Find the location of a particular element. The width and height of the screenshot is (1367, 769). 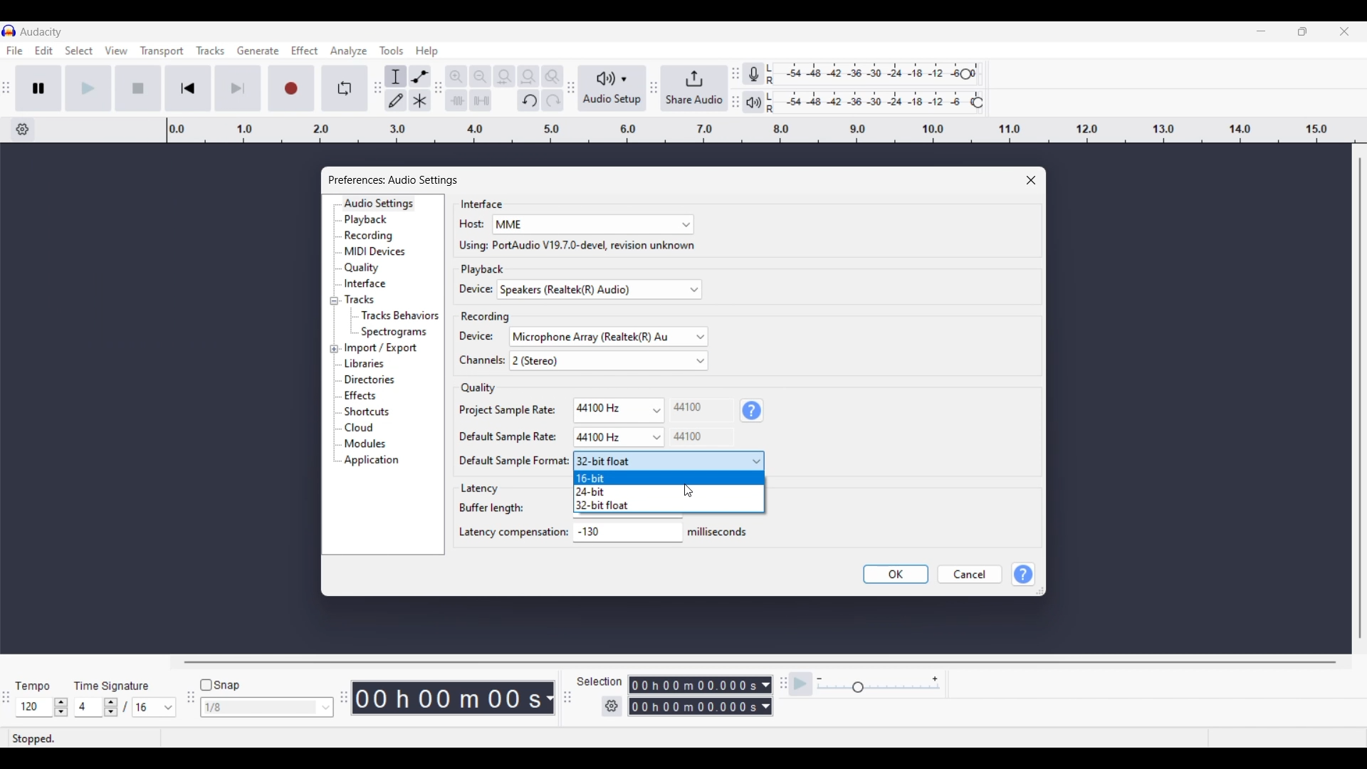

Zoom in is located at coordinates (456, 76).